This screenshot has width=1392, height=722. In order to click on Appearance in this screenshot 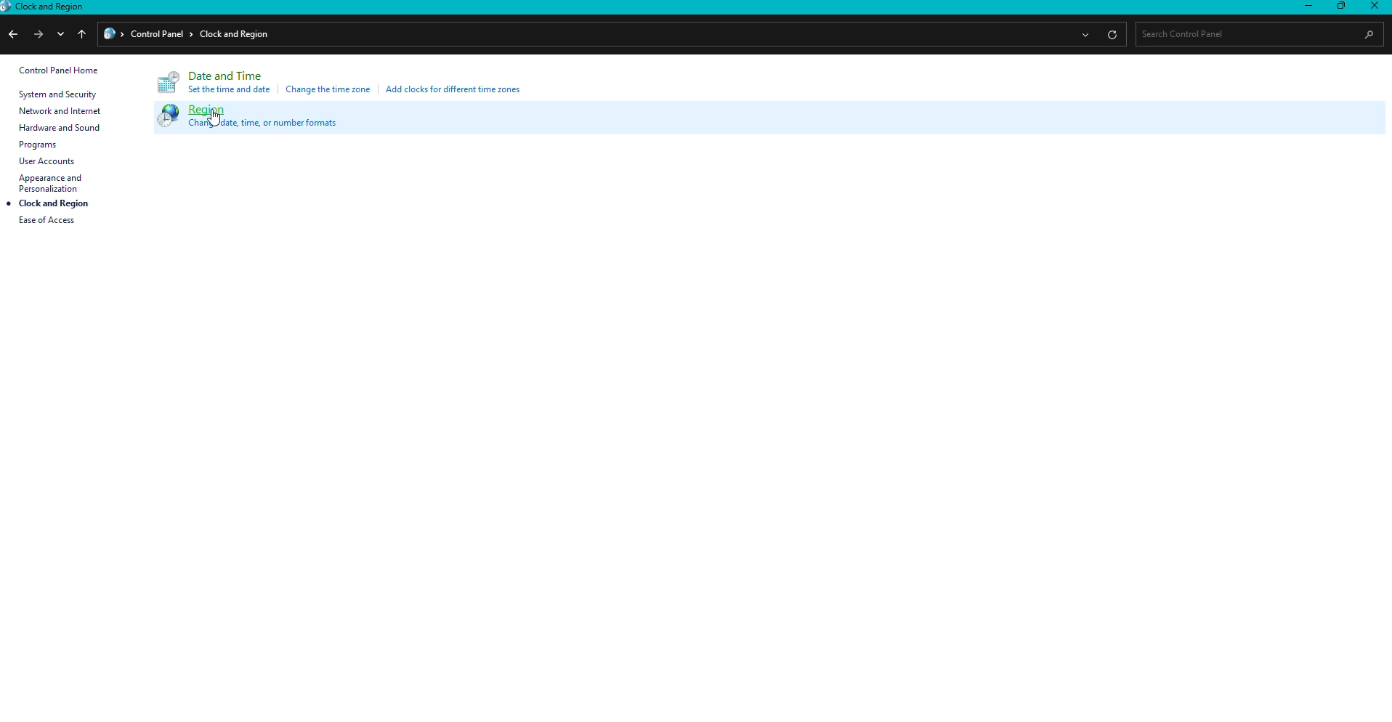, I will do `click(55, 183)`.